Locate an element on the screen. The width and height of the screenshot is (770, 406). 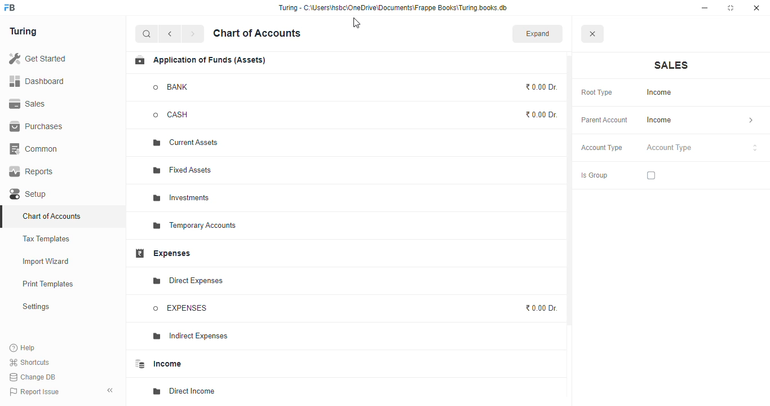
tax templates is located at coordinates (47, 239).